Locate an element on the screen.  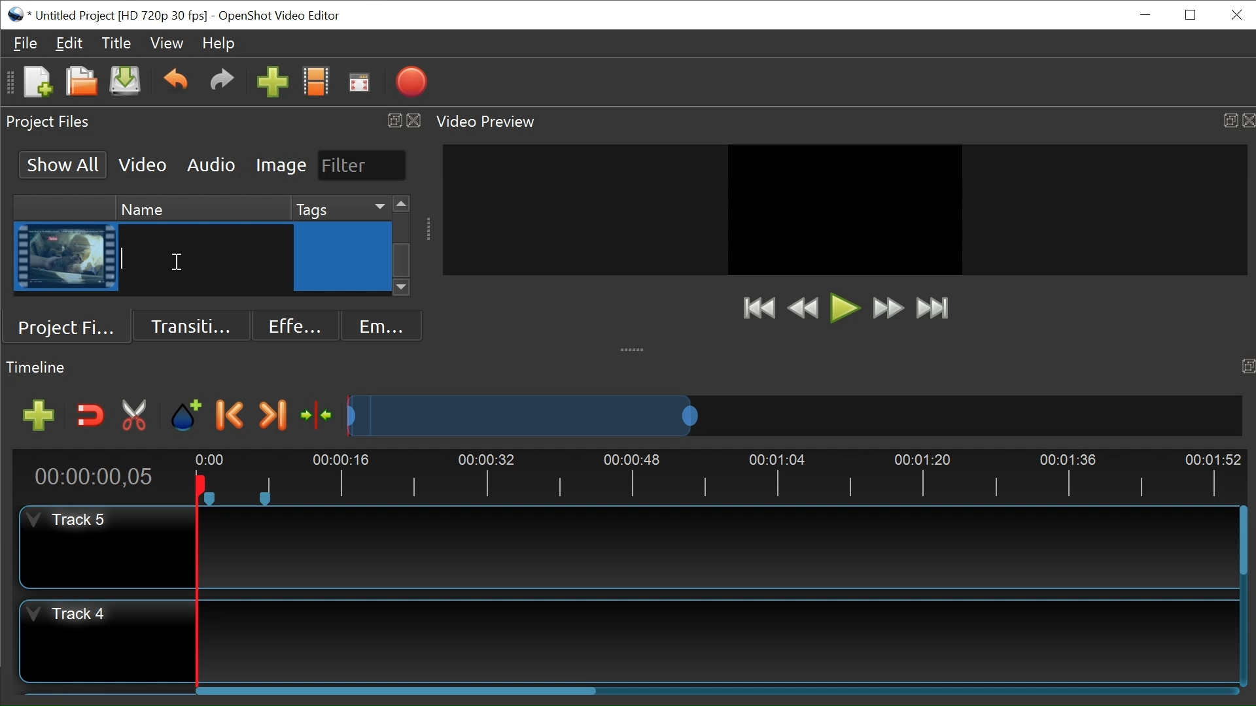
Project Files is located at coordinates (214, 121).